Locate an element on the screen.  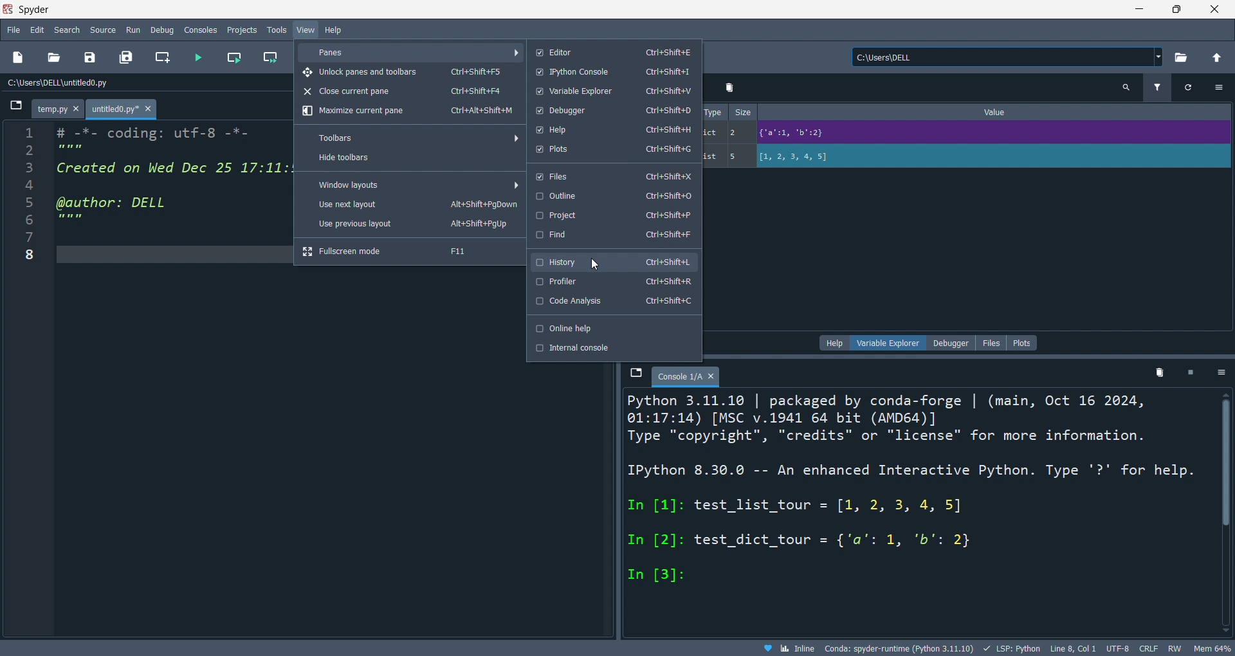
variable explorer is located at coordinates (892, 342).